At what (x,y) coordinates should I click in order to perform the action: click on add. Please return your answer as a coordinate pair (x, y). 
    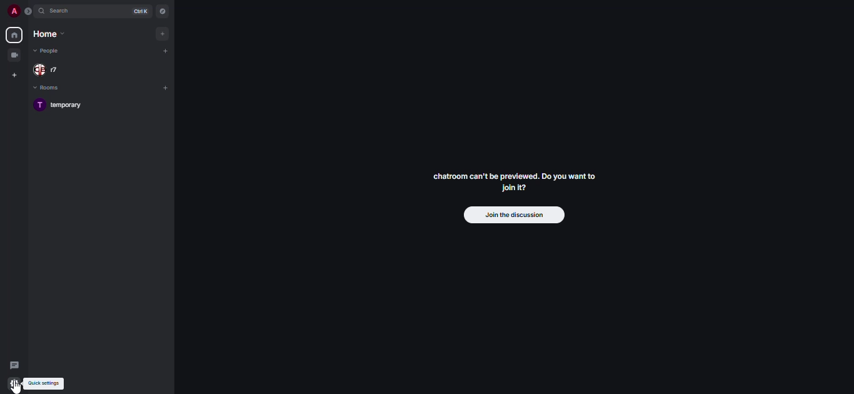
    Looking at the image, I should click on (163, 34).